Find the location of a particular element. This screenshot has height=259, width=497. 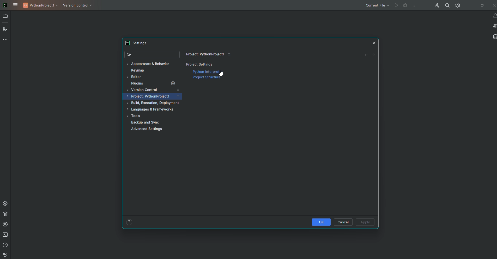

PyCharm is located at coordinates (5, 5).